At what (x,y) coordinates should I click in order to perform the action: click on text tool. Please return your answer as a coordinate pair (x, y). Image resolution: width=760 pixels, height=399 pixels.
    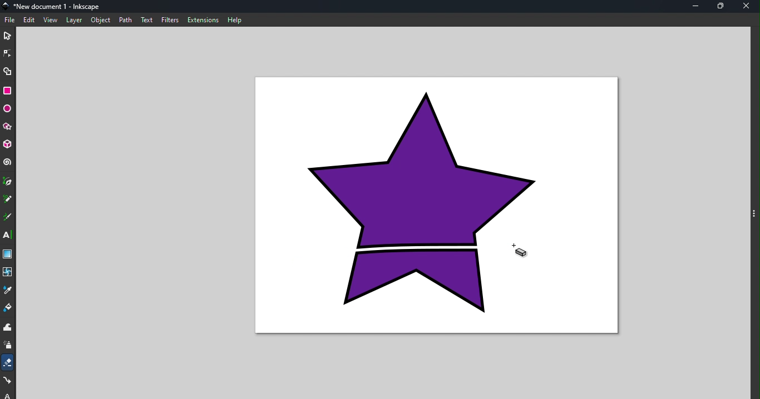
    Looking at the image, I should click on (8, 235).